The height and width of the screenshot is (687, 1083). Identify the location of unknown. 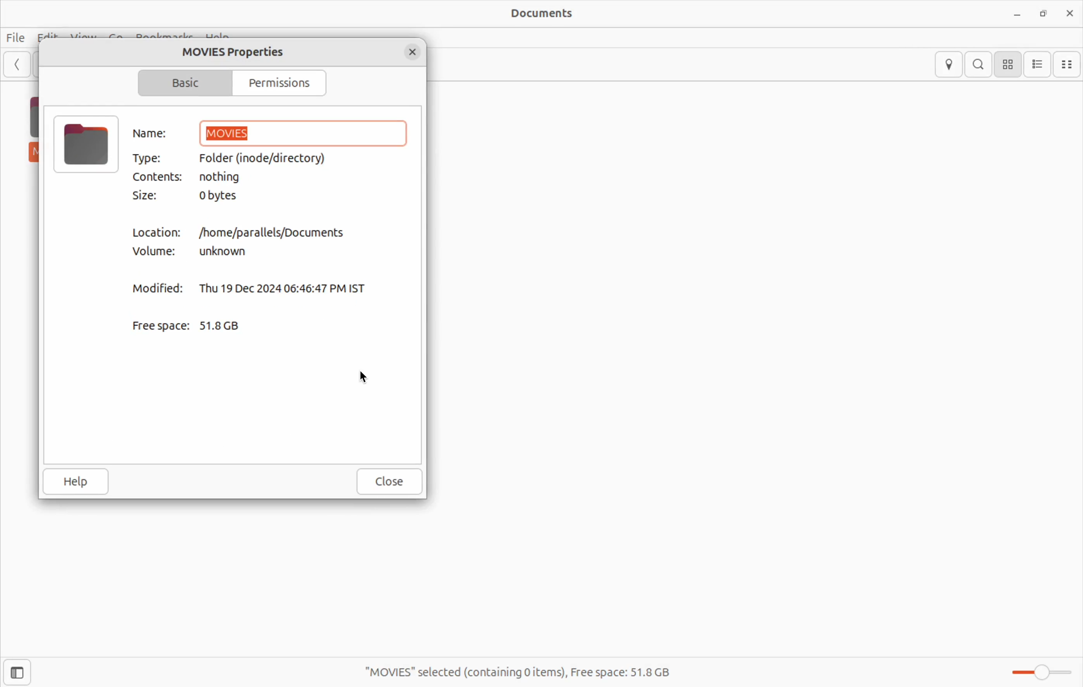
(226, 252).